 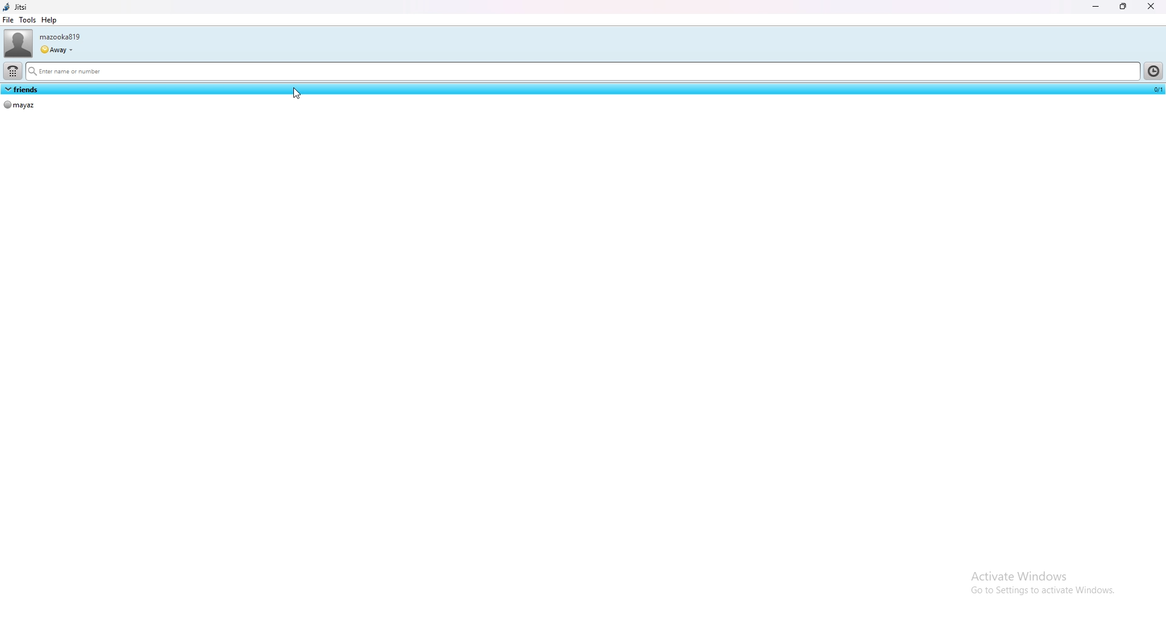 What do you see at coordinates (1096, 7) in the screenshot?
I see `minimize` at bounding box center [1096, 7].